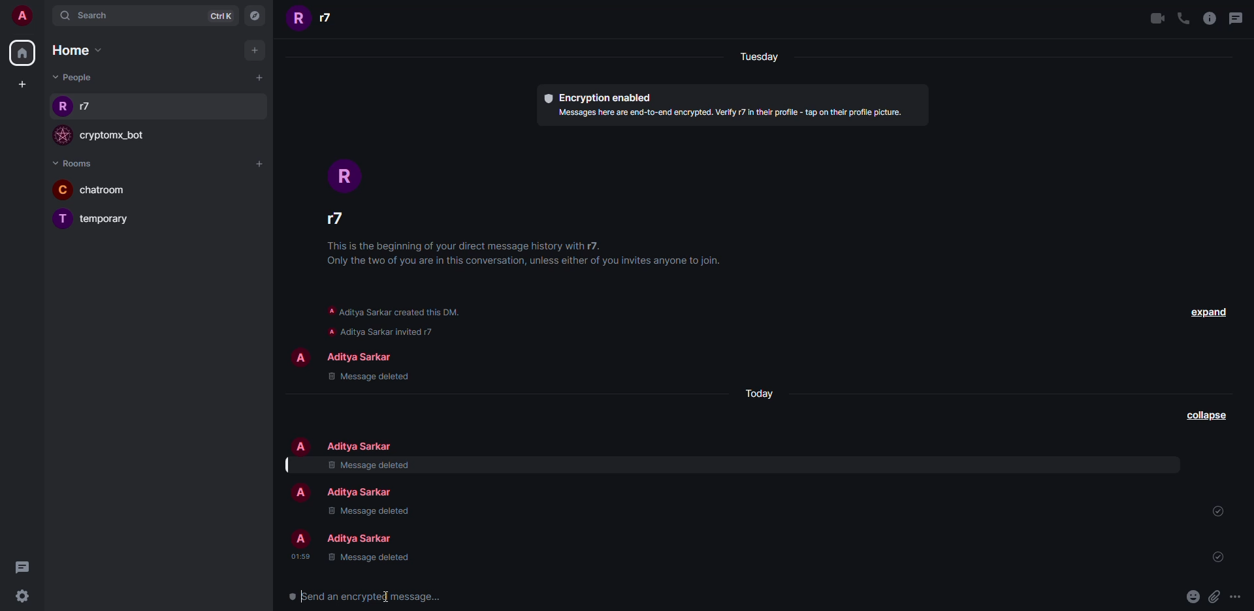 This screenshot has height=611, width=1254. What do you see at coordinates (24, 598) in the screenshot?
I see `settings` at bounding box center [24, 598].